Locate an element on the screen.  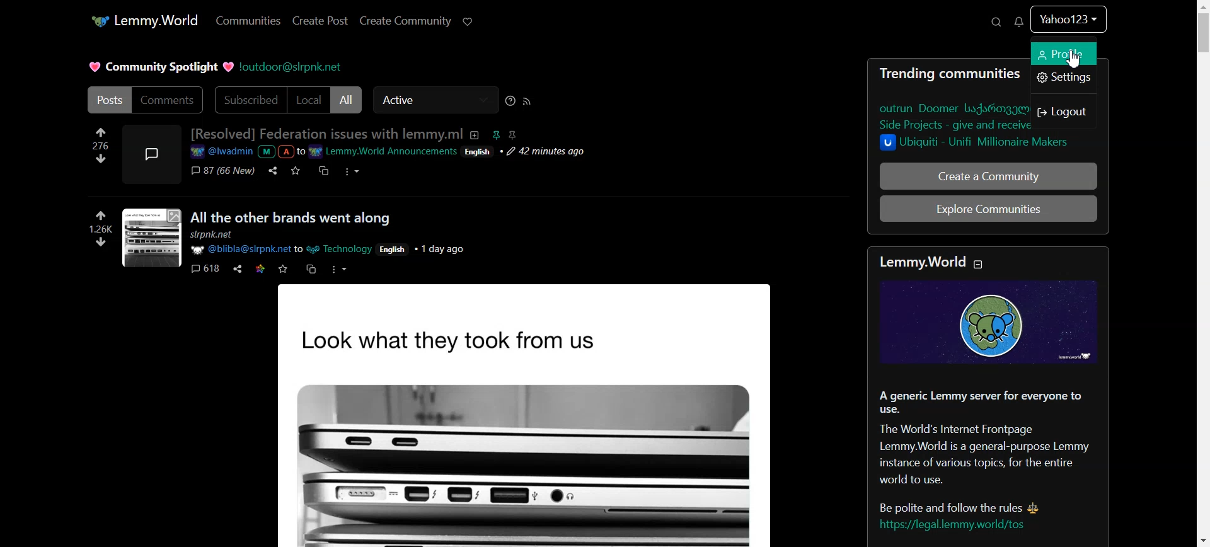
Profile is located at coordinates (1068, 25).